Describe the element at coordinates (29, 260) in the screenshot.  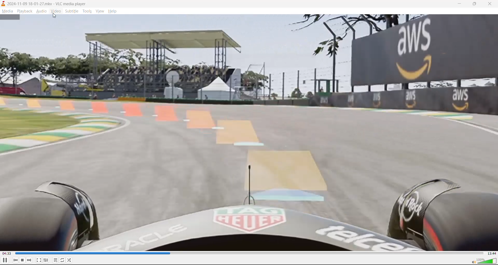
I see `next` at that location.